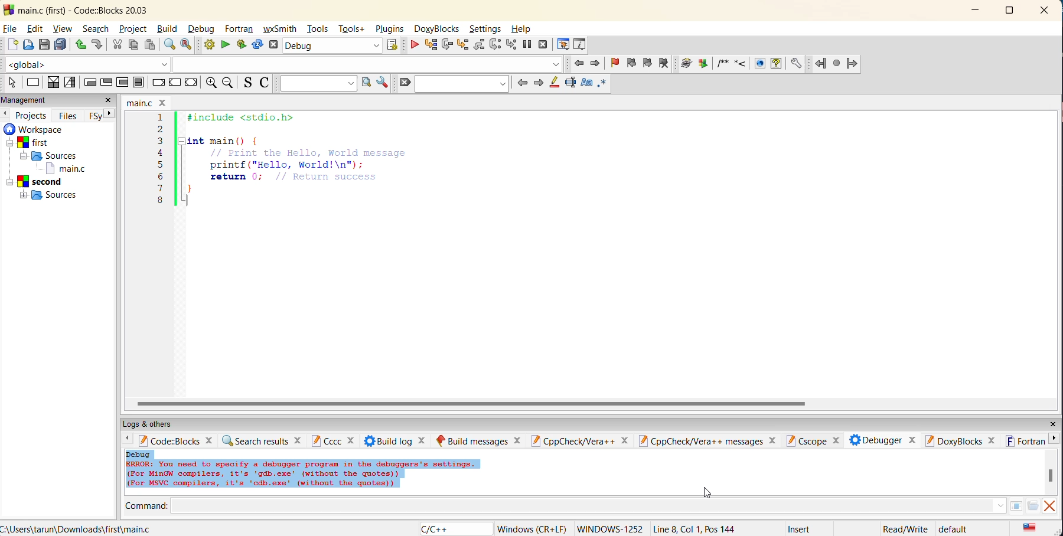 This screenshot has width=1063, height=536. What do you see at coordinates (528, 44) in the screenshot?
I see `break debugger` at bounding box center [528, 44].